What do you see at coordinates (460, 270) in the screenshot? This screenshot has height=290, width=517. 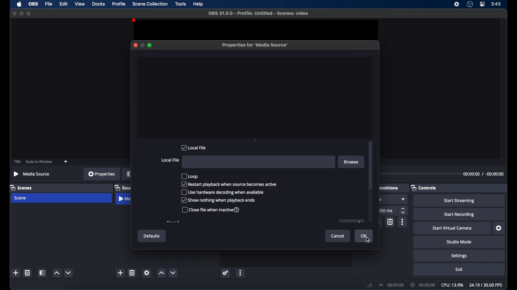 I see `exit` at bounding box center [460, 270].